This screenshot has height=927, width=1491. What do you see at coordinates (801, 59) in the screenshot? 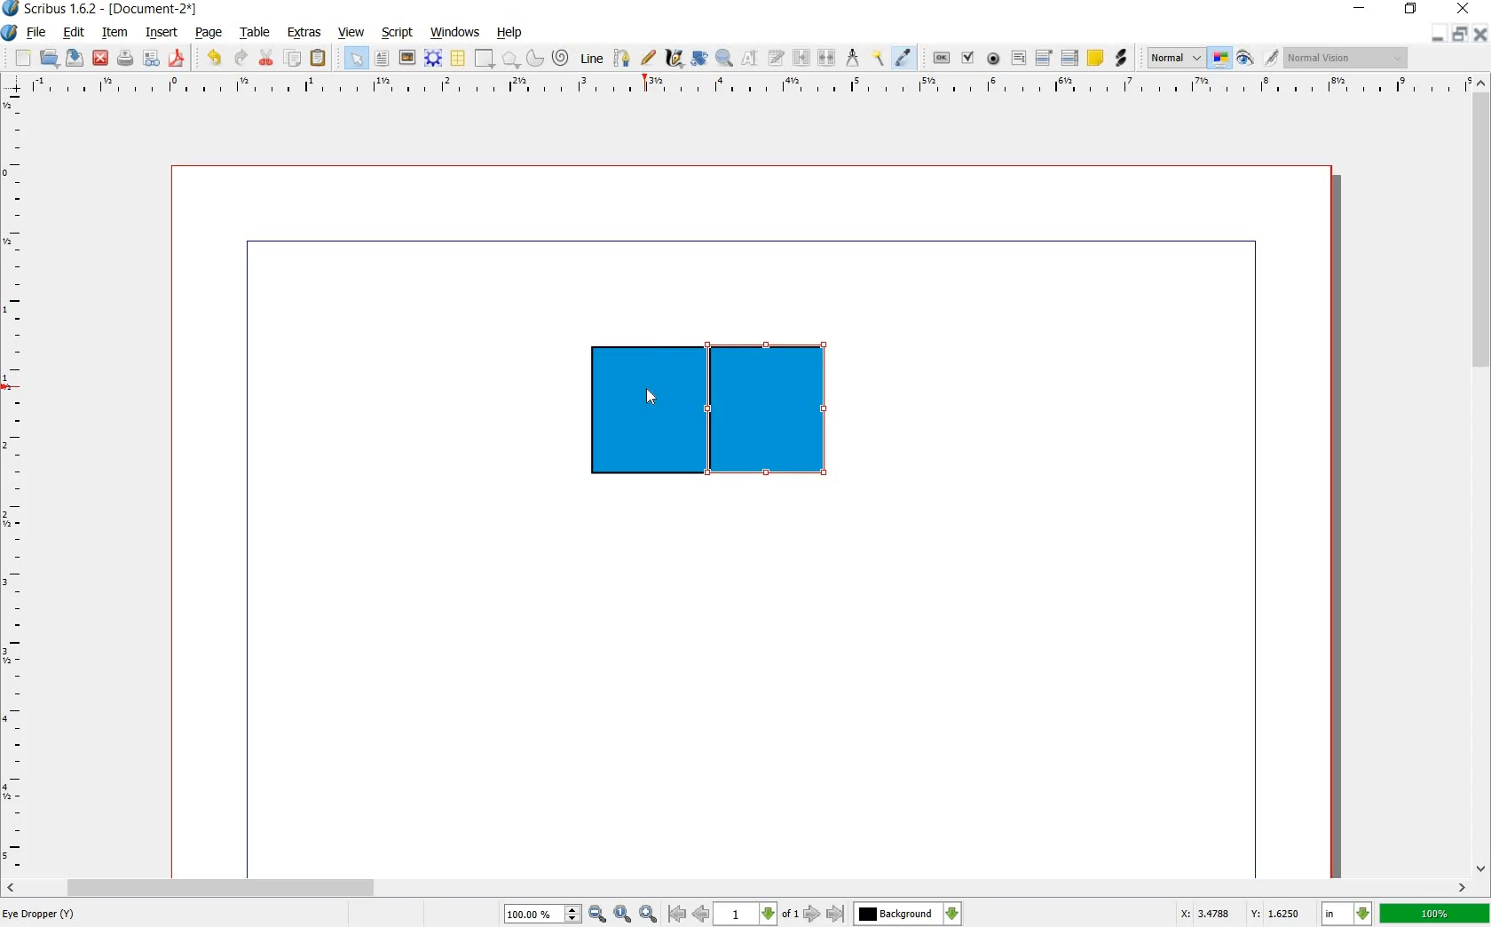
I see `link text frame` at bounding box center [801, 59].